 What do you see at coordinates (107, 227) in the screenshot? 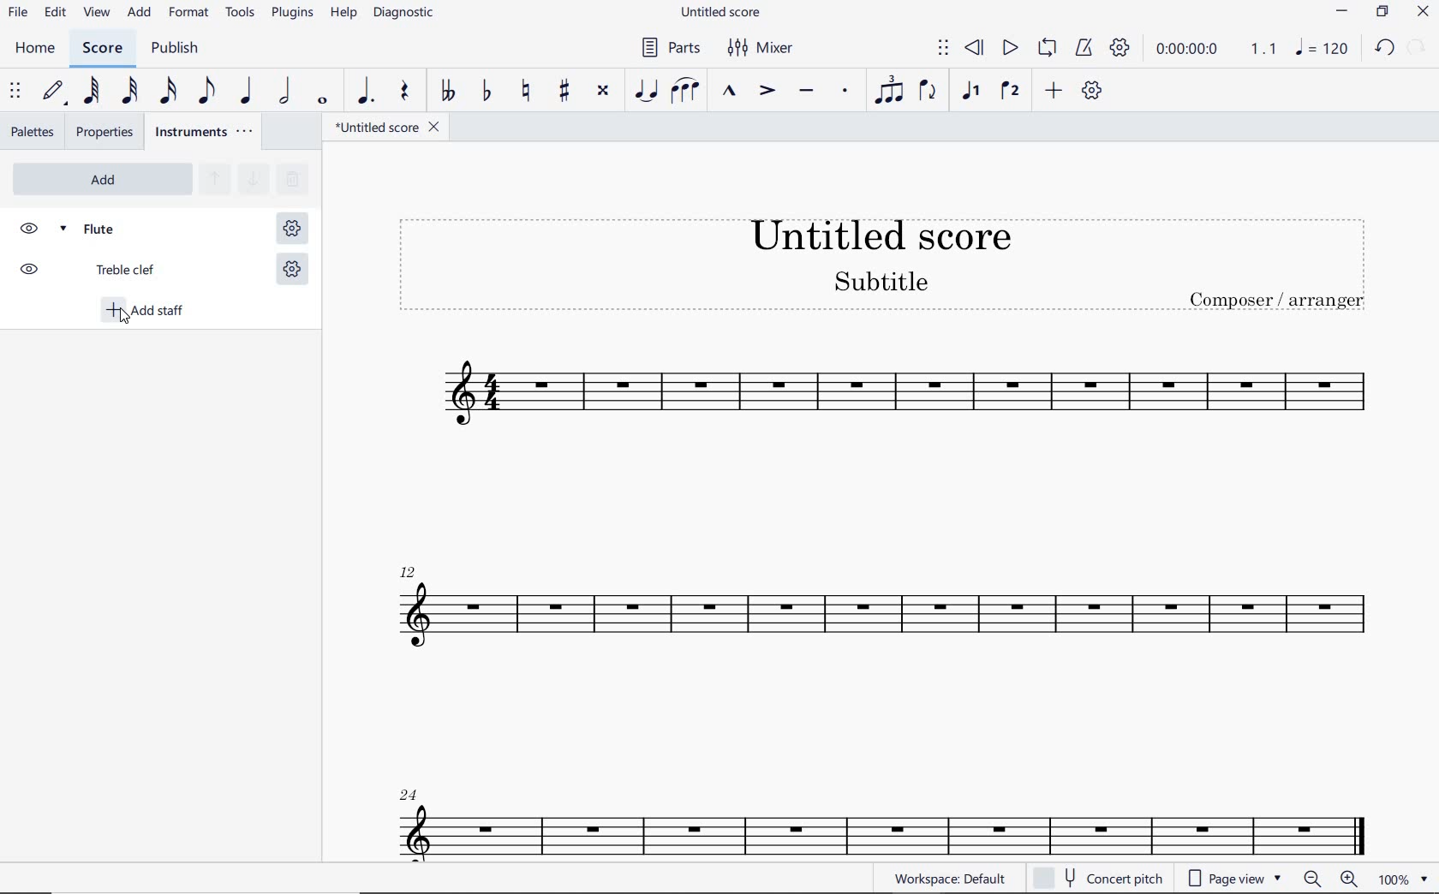
I see `FLUTE` at bounding box center [107, 227].